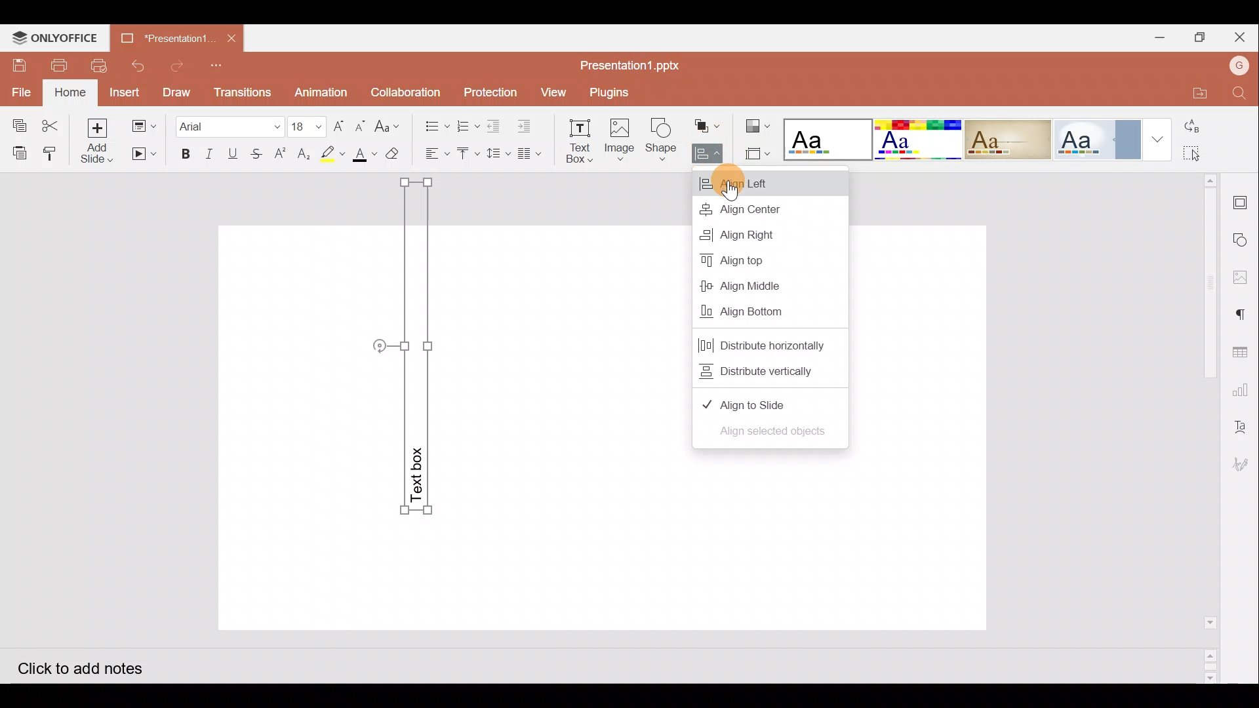 This screenshot has width=1259, height=708. Describe the element at coordinates (758, 288) in the screenshot. I see `Align middle` at that location.